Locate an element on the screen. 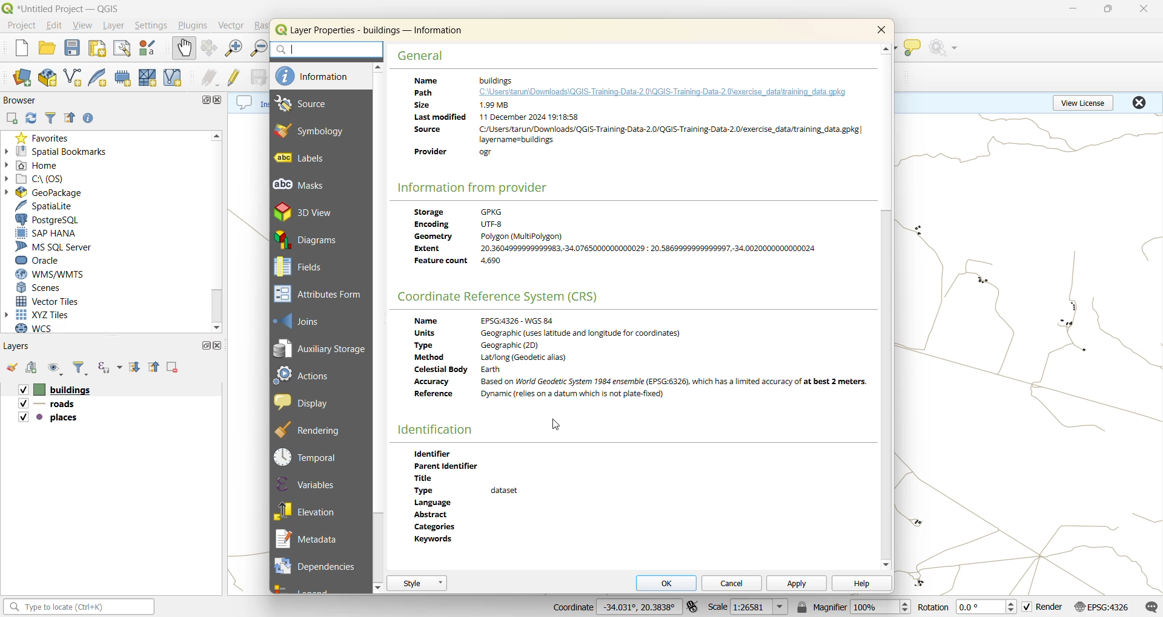 The width and height of the screenshot is (1163, 617). show tips is located at coordinates (913, 48).